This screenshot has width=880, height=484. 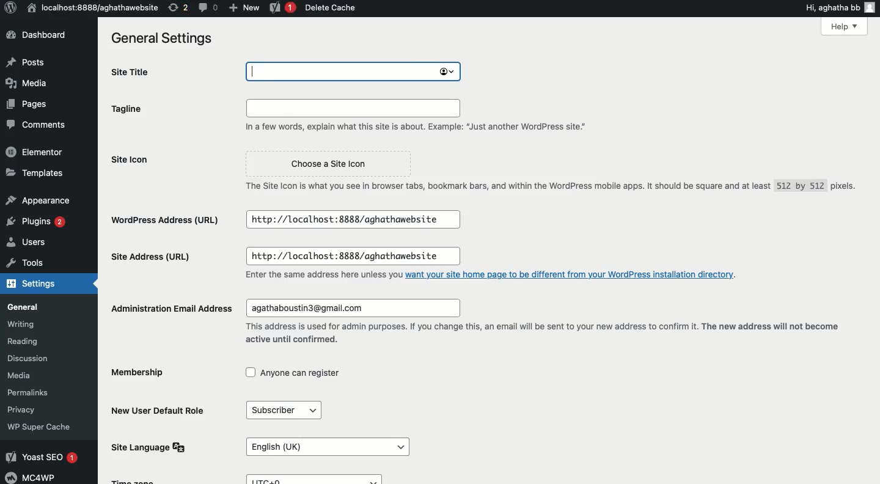 What do you see at coordinates (34, 172) in the screenshot?
I see `Templates` at bounding box center [34, 172].